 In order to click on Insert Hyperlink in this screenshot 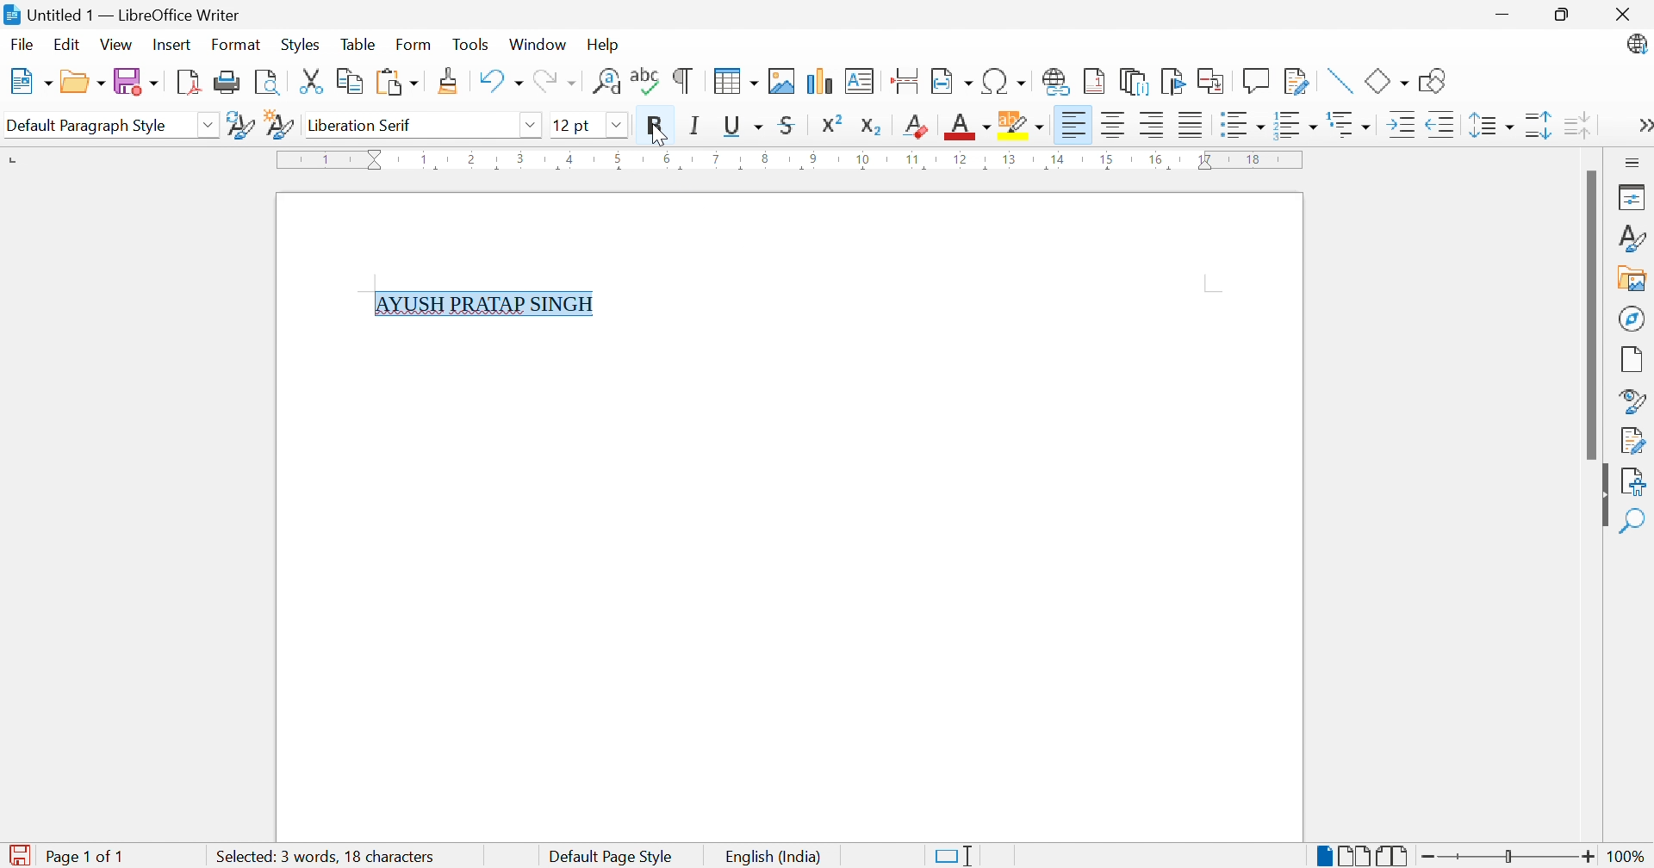, I will do `click(1054, 81)`.